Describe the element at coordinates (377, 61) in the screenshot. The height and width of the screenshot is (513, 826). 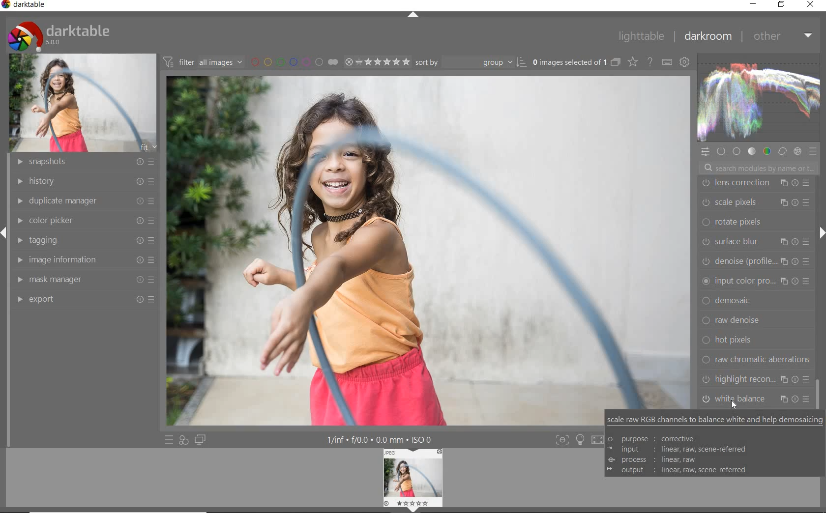
I see `selected image range rating` at that location.